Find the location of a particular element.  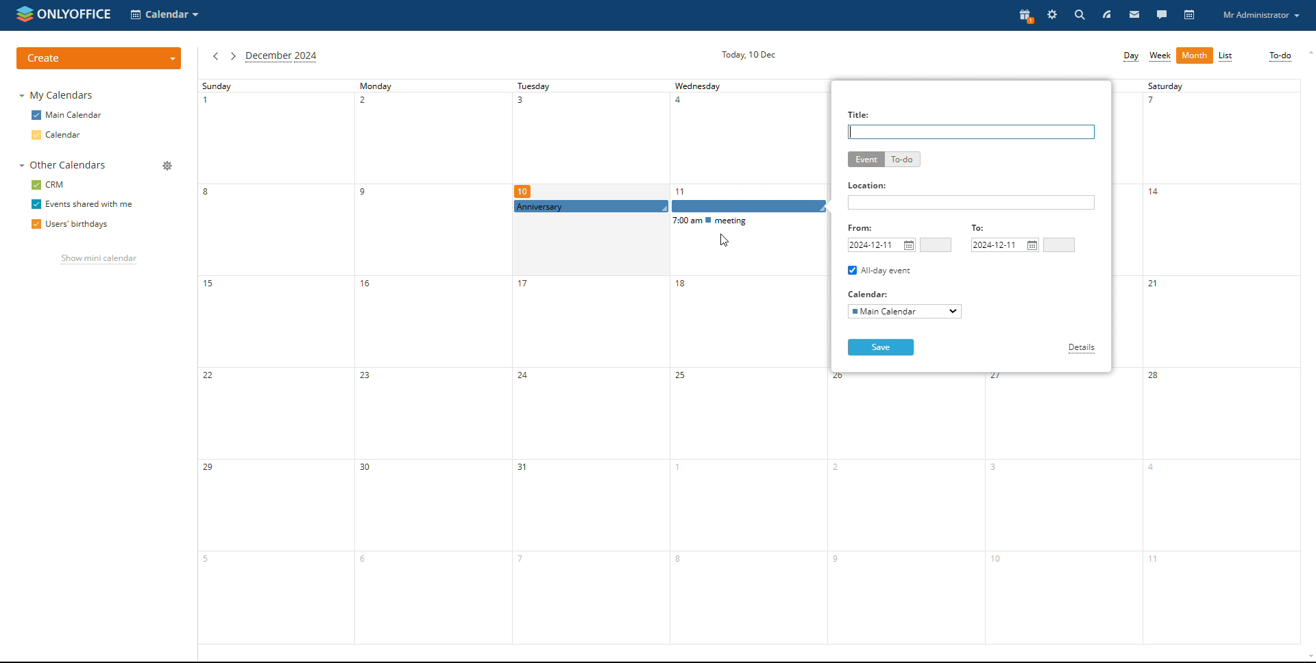

feed is located at coordinates (1106, 16).